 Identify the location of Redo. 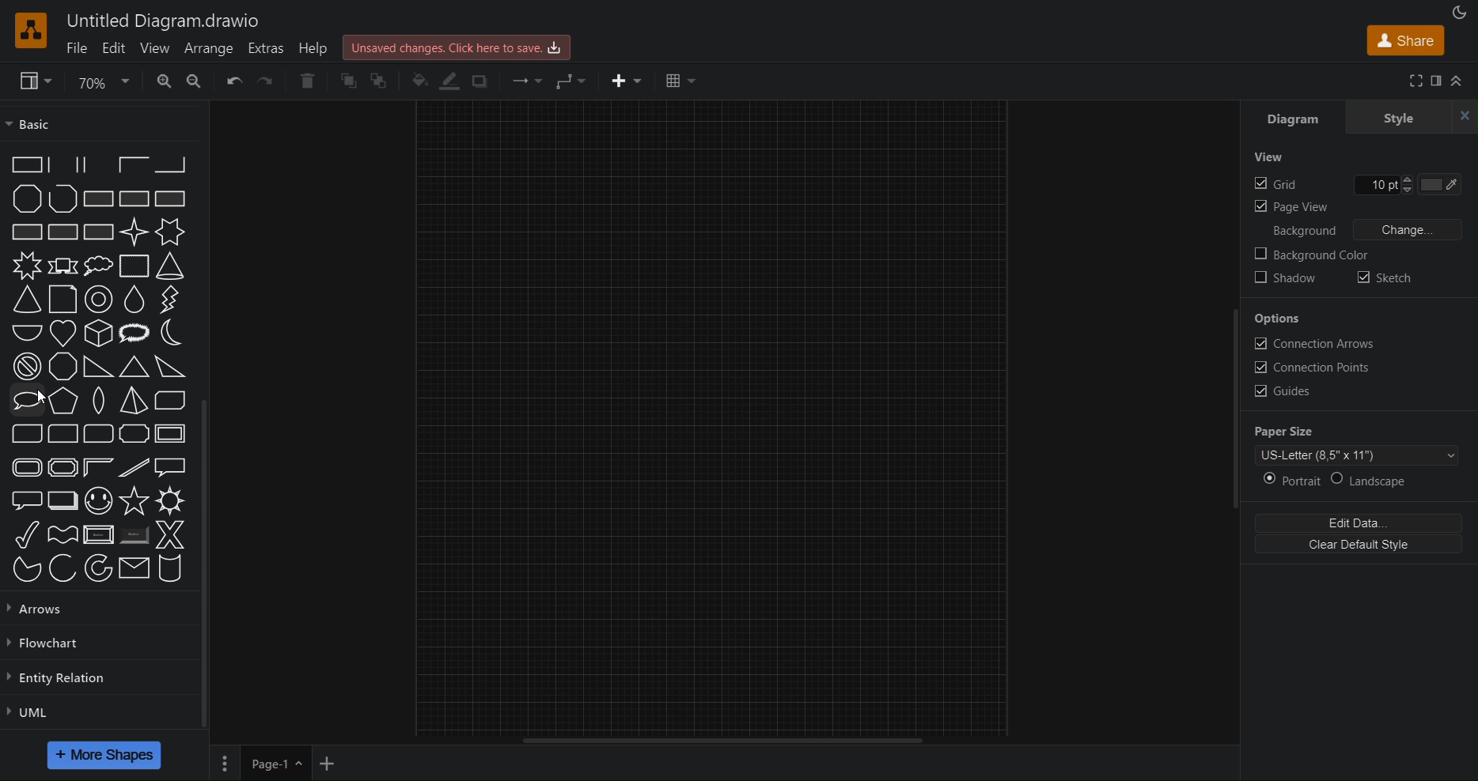
(263, 84).